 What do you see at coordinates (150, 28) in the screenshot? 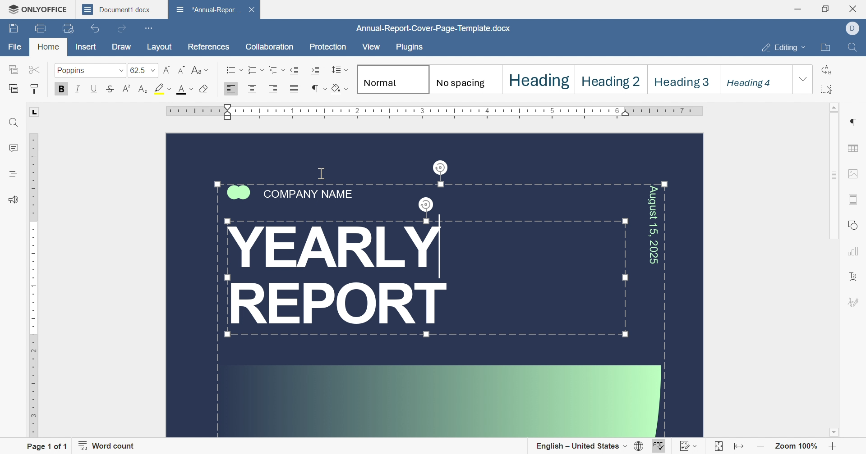
I see `customize quick access settings` at bounding box center [150, 28].